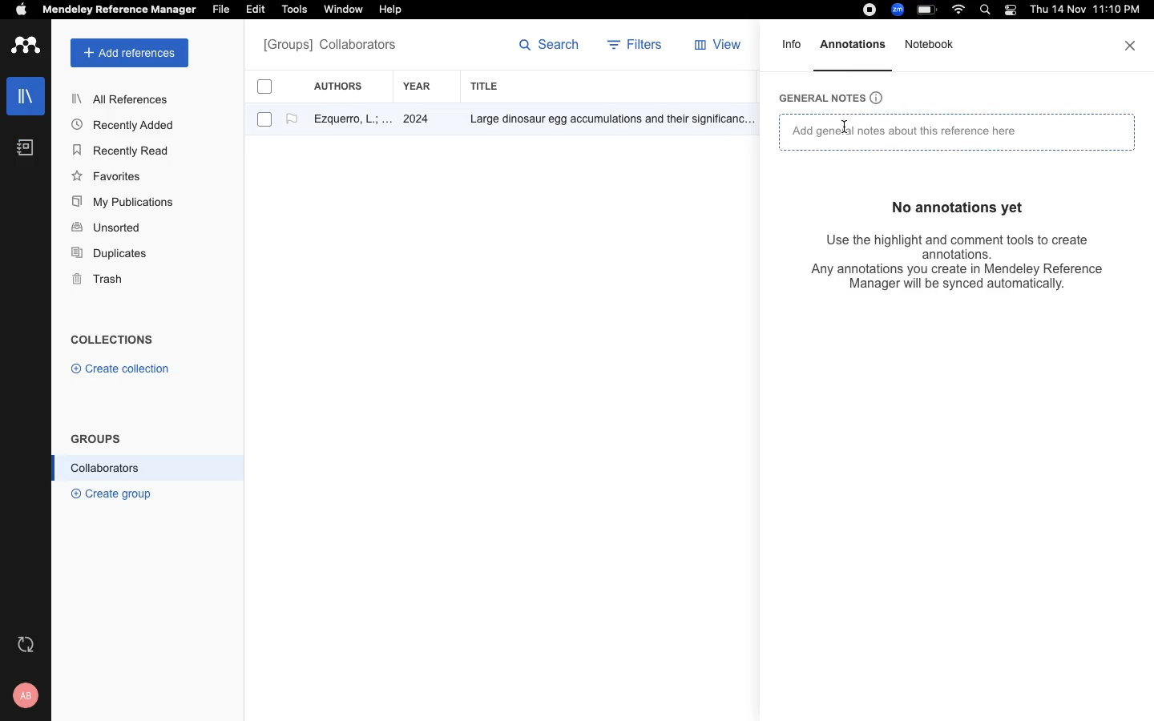 The height and width of the screenshot is (721, 1154). What do you see at coordinates (119, 10) in the screenshot?
I see `Mendeley Reference Manager` at bounding box center [119, 10].